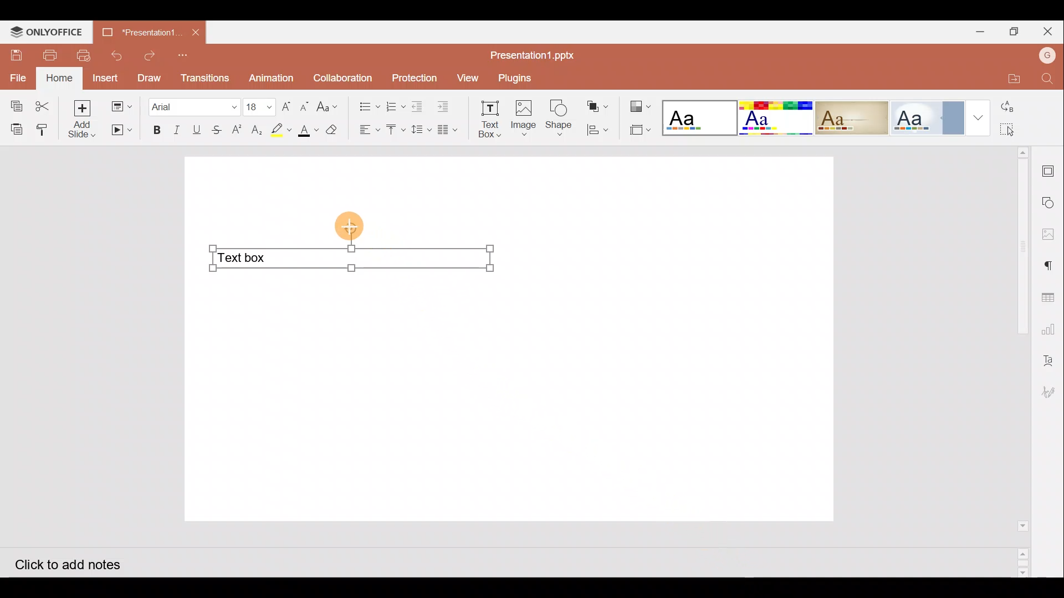 Image resolution: width=1064 pixels, height=598 pixels. What do you see at coordinates (1051, 169) in the screenshot?
I see `Slide settings` at bounding box center [1051, 169].